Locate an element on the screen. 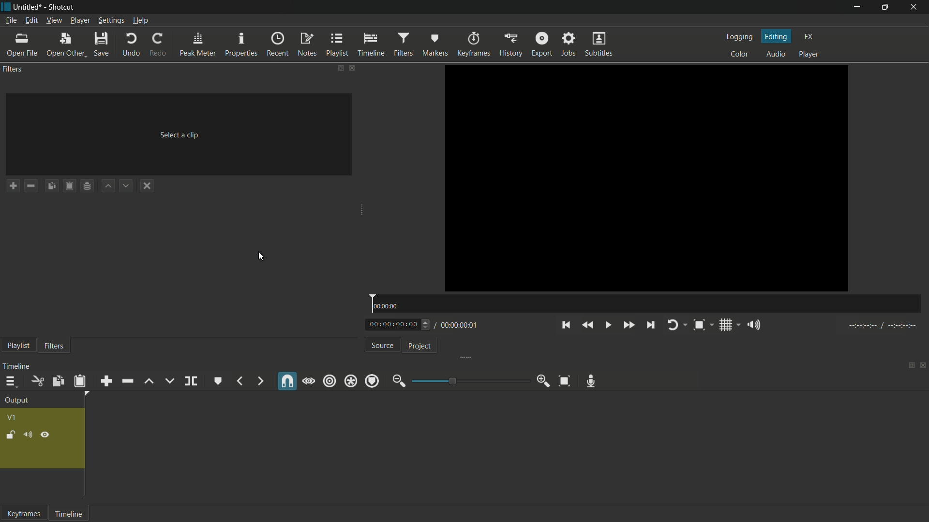  overwrite is located at coordinates (170, 380).